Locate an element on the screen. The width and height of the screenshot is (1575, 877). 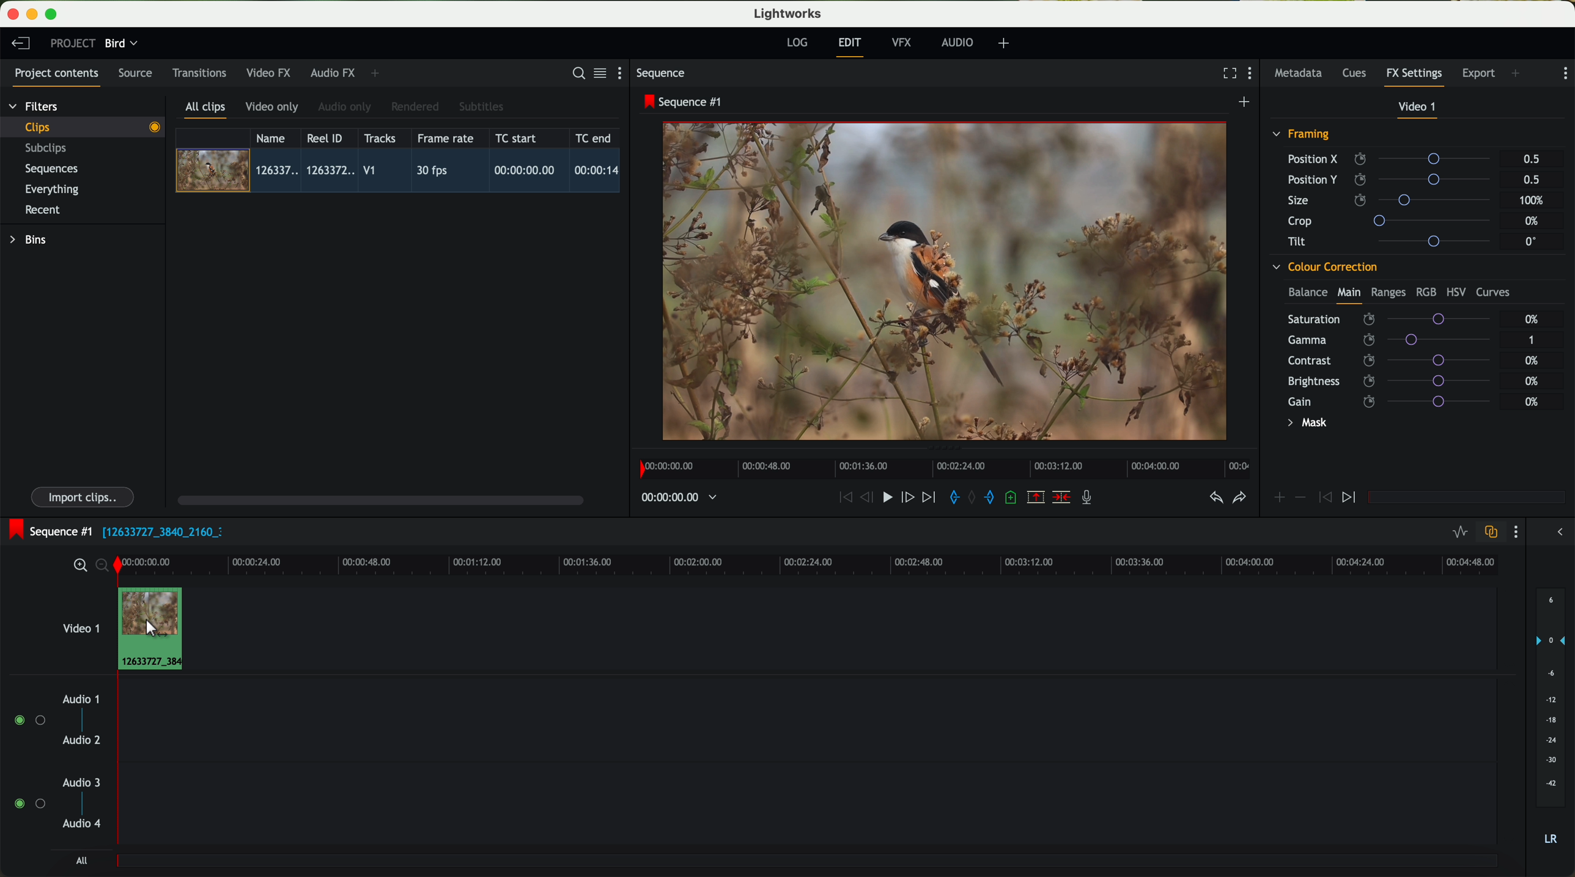
add panel is located at coordinates (1519, 75).